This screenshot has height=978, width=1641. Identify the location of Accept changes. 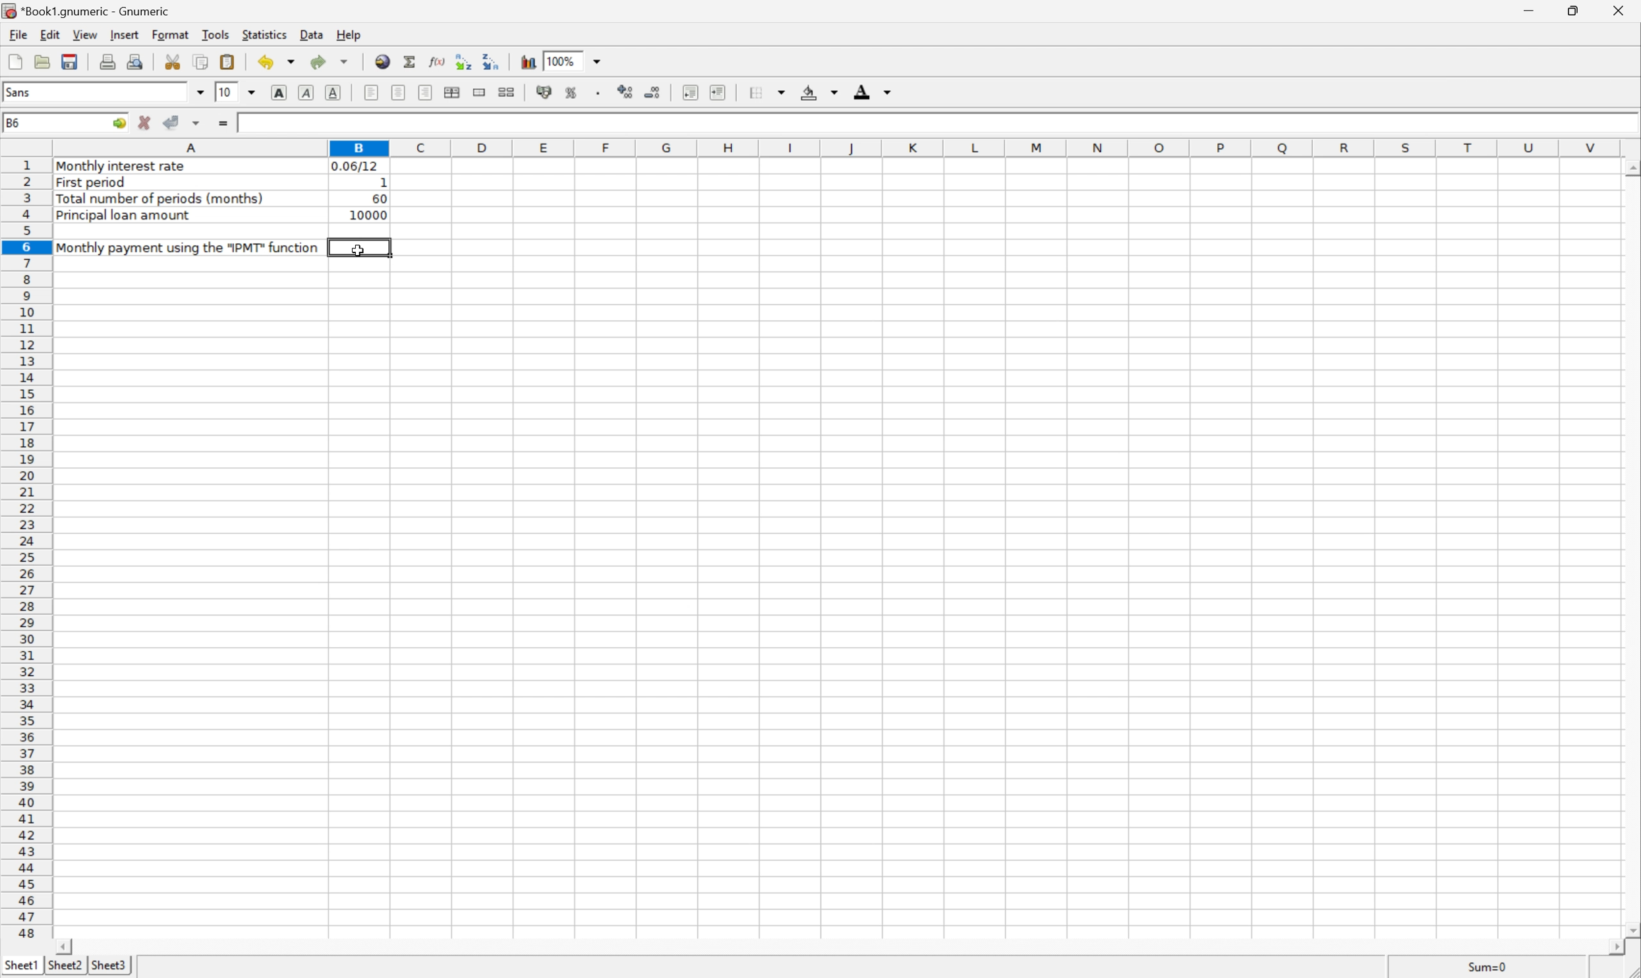
(173, 124).